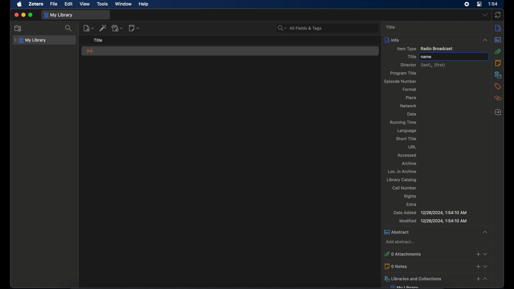 Image resolution: width=514 pixels, height=289 pixels. I want to click on modified 12/26/2024, 1:54:10 AM, so click(434, 221).